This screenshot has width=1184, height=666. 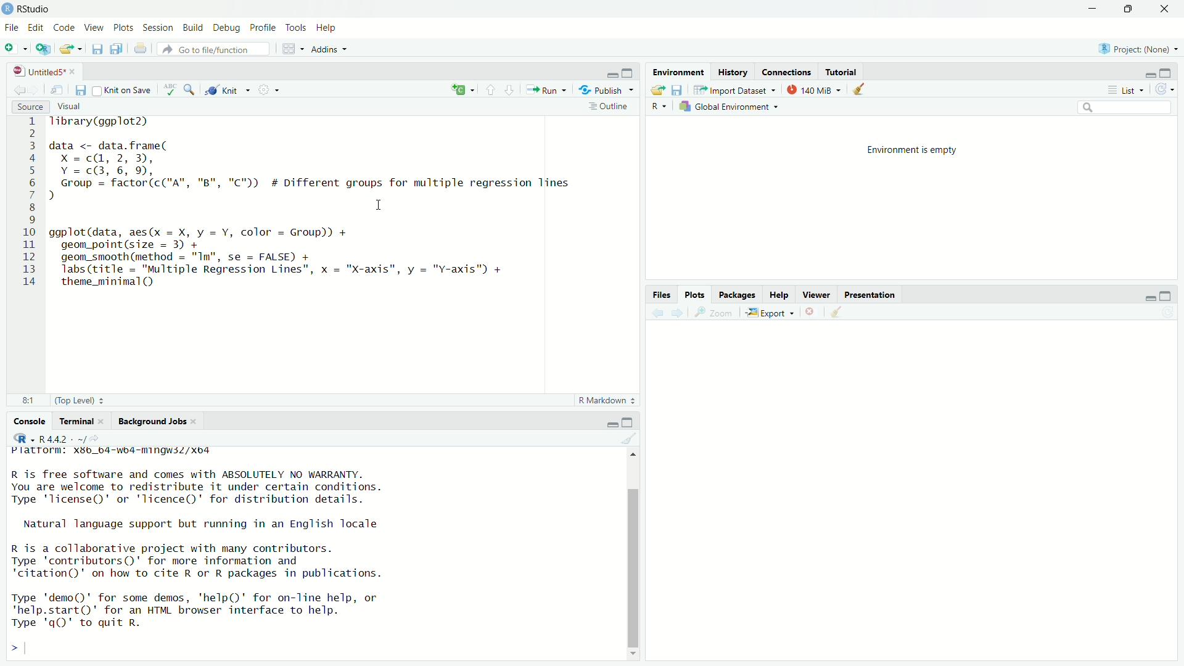 What do you see at coordinates (43, 70) in the screenshot?
I see `| UntitledS* «` at bounding box center [43, 70].